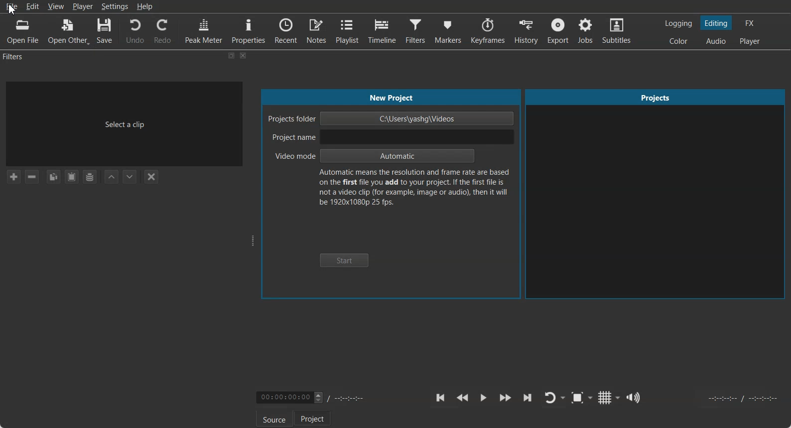 This screenshot has width=791, height=428. Describe the element at coordinates (750, 23) in the screenshot. I see `Switching to the Effect layout` at that location.